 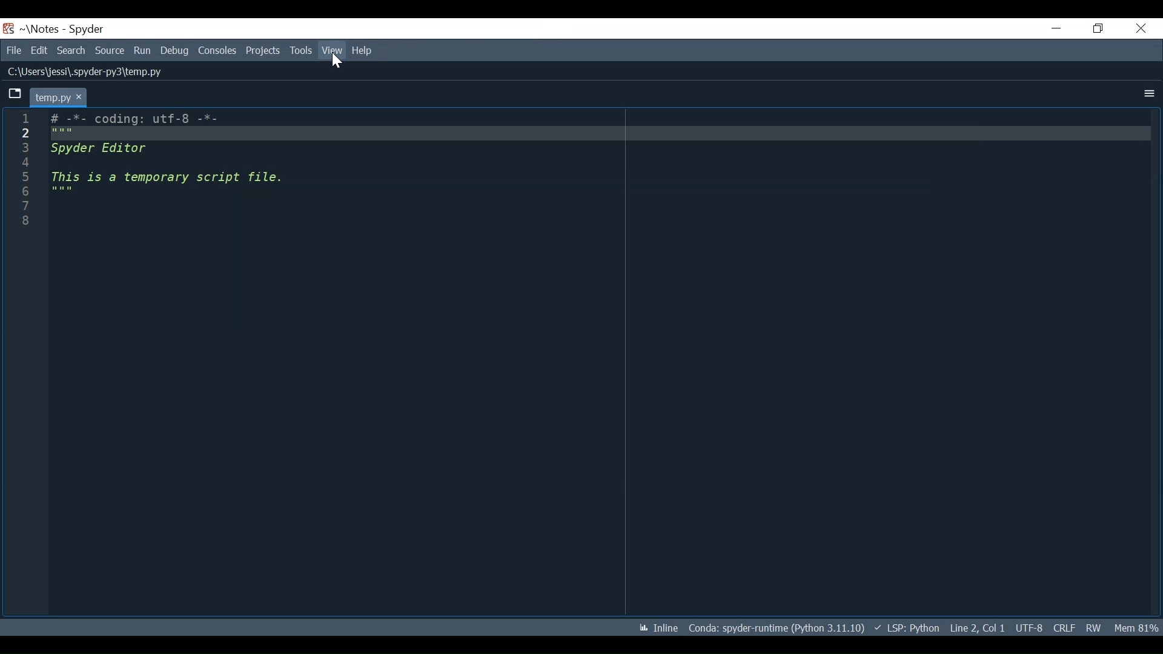 I want to click on Edit, so click(x=39, y=50).